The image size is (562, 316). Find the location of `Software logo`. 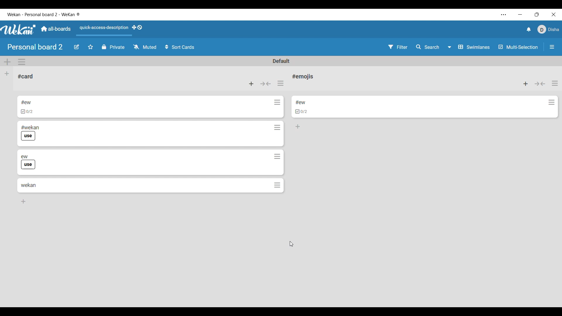

Software logo is located at coordinates (19, 29).